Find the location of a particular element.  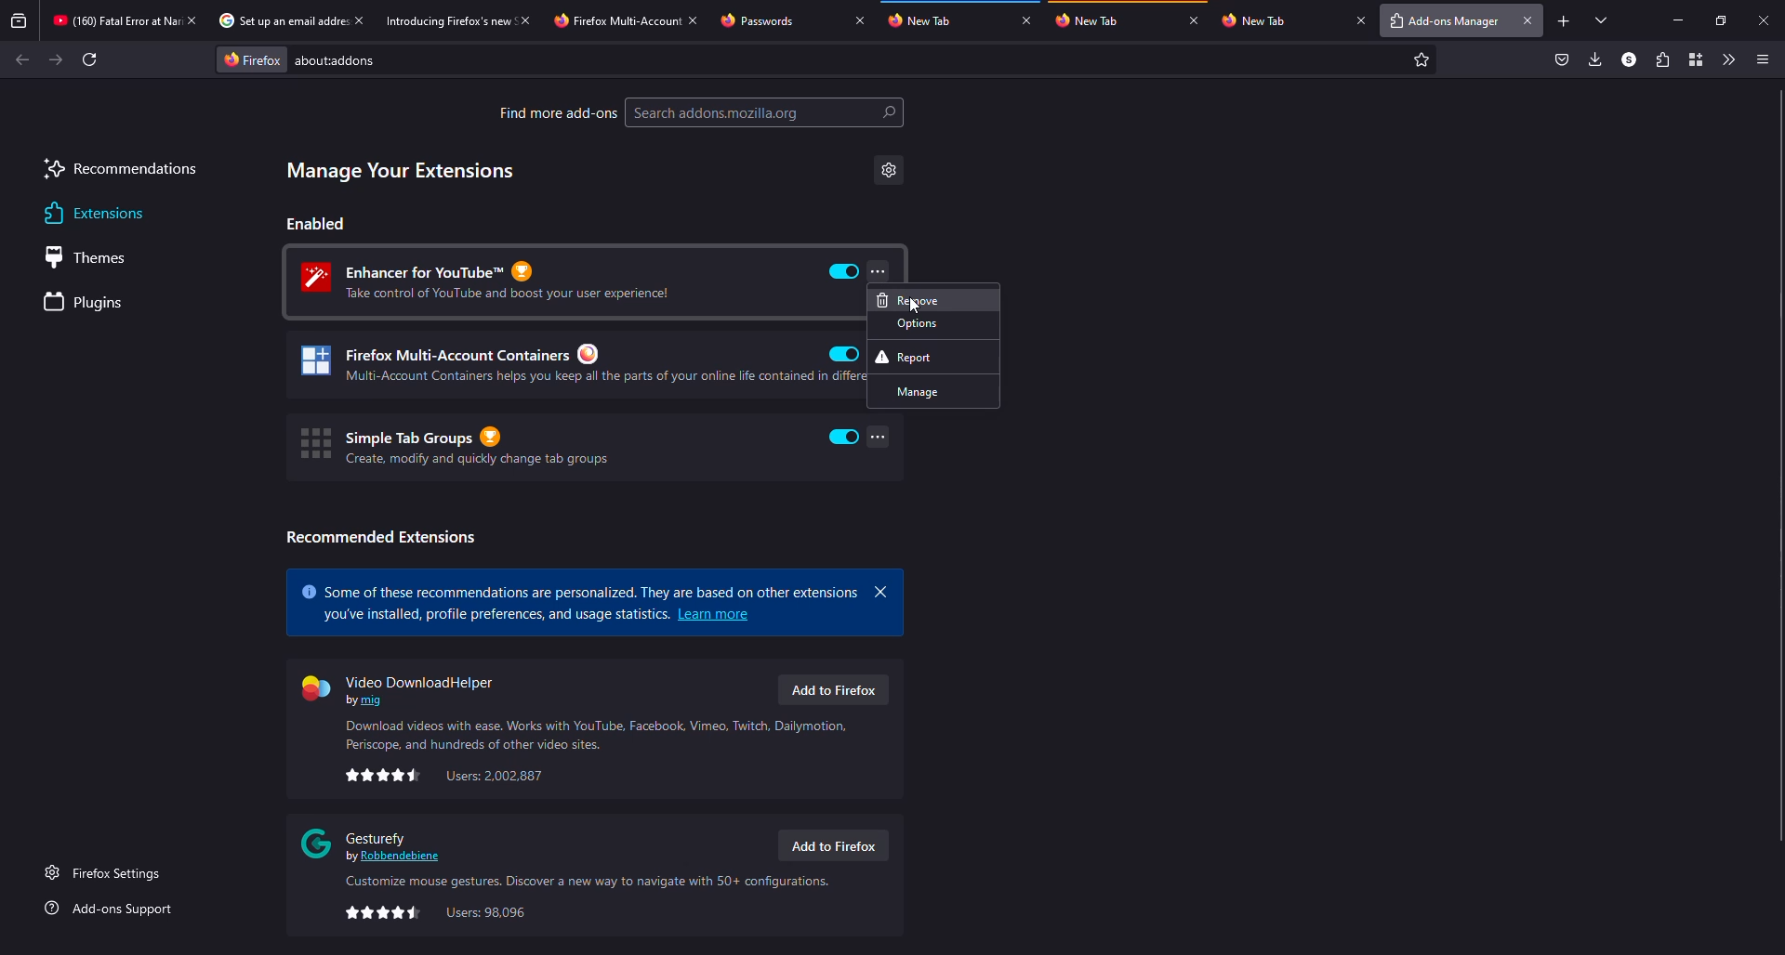

Star rating is located at coordinates (384, 775).